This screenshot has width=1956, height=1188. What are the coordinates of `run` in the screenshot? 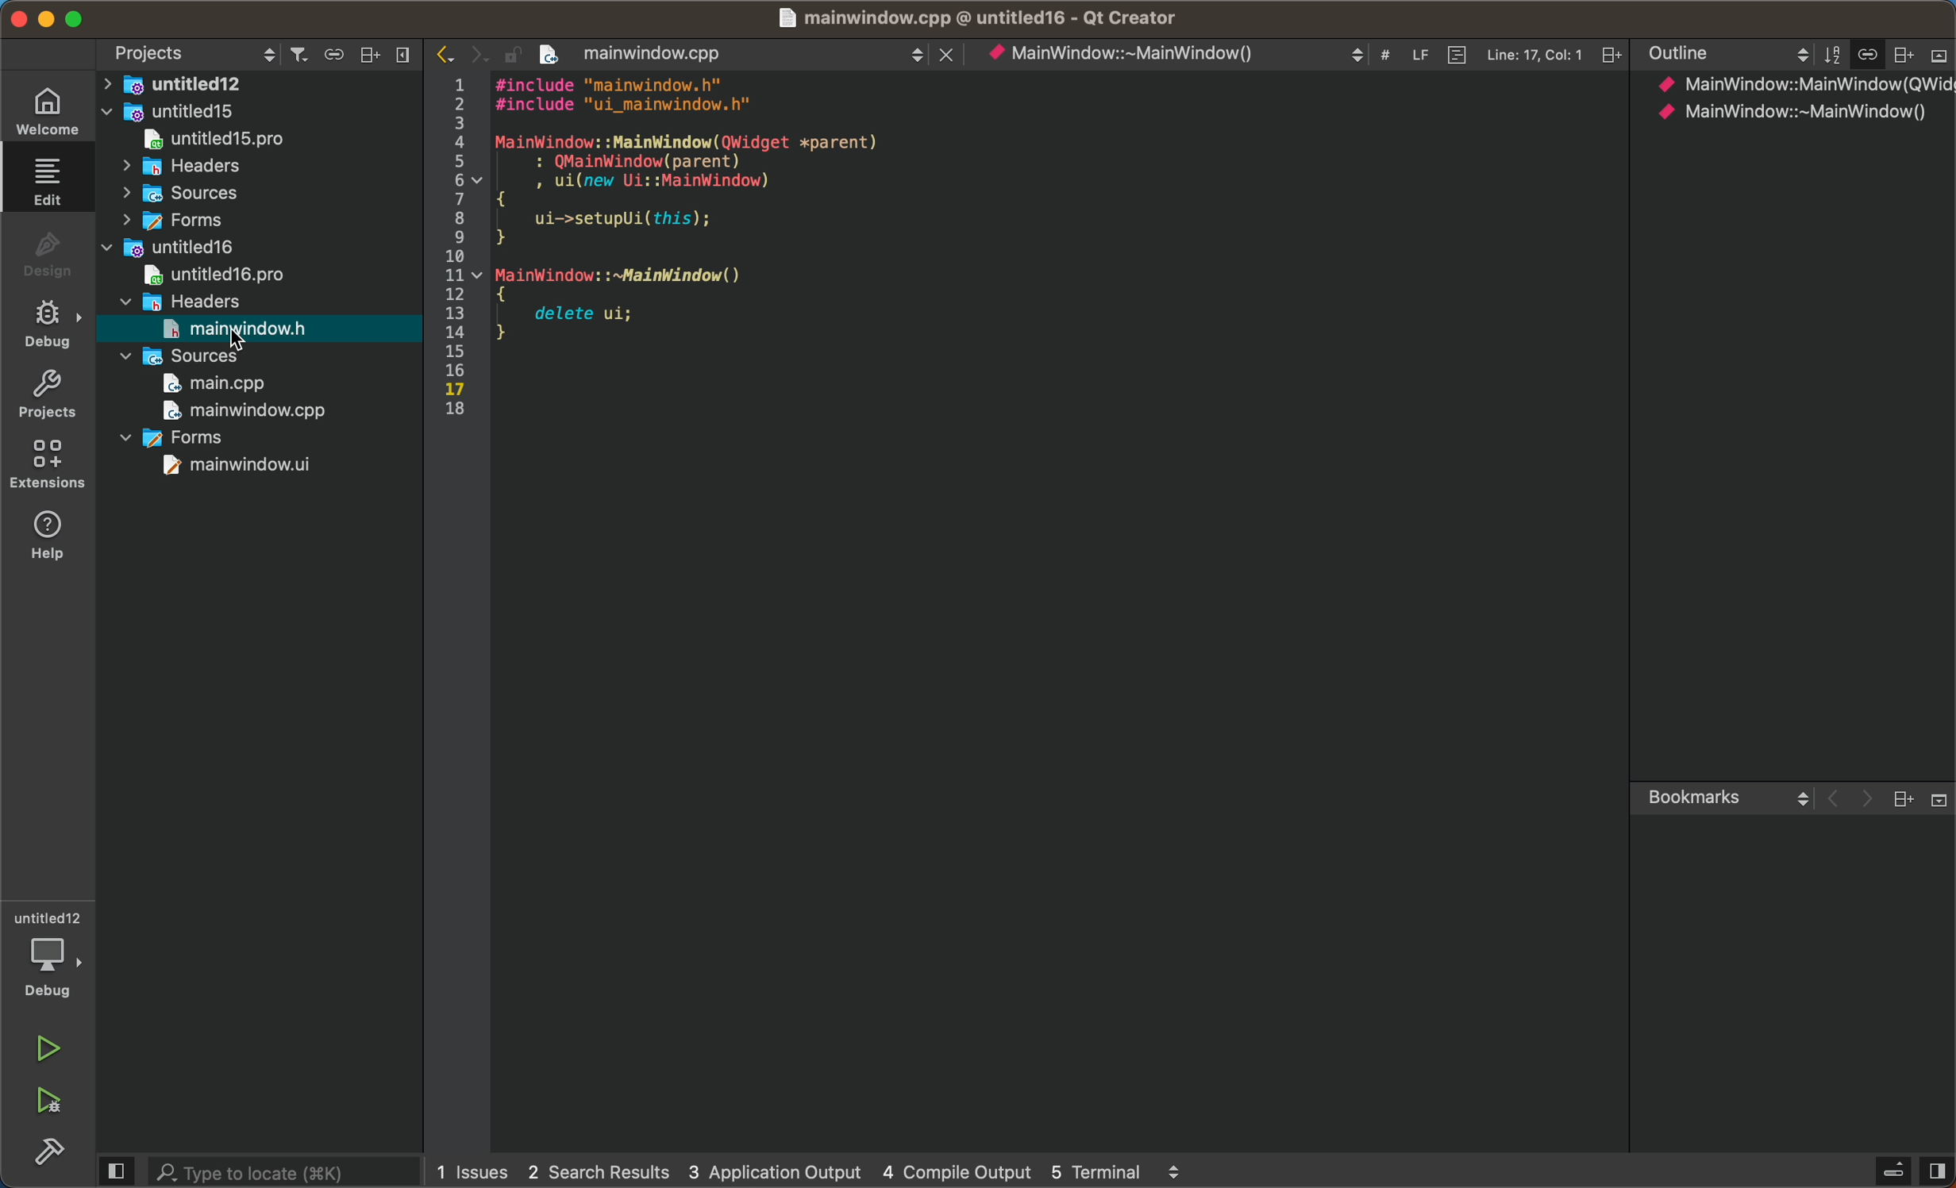 It's located at (47, 1046).